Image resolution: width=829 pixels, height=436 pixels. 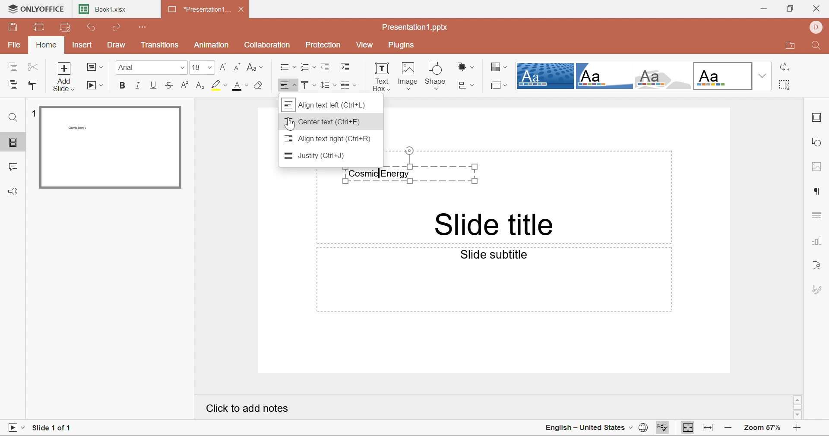 What do you see at coordinates (724, 76) in the screenshot?
I see `Official` at bounding box center [724, 76].